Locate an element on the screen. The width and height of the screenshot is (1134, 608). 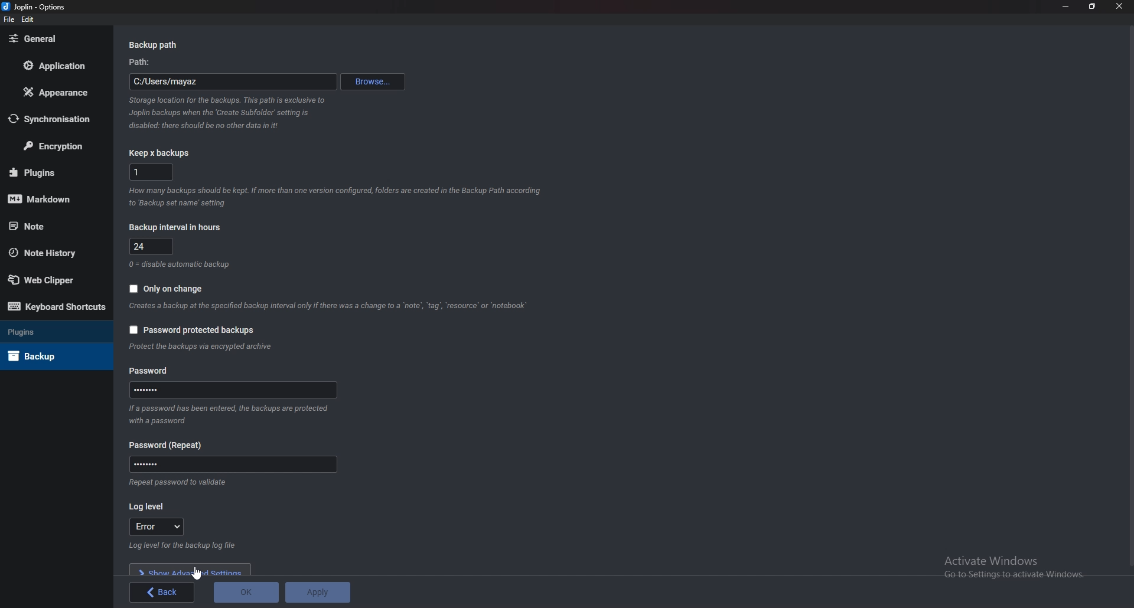
file is located at coordinates (9, 19).